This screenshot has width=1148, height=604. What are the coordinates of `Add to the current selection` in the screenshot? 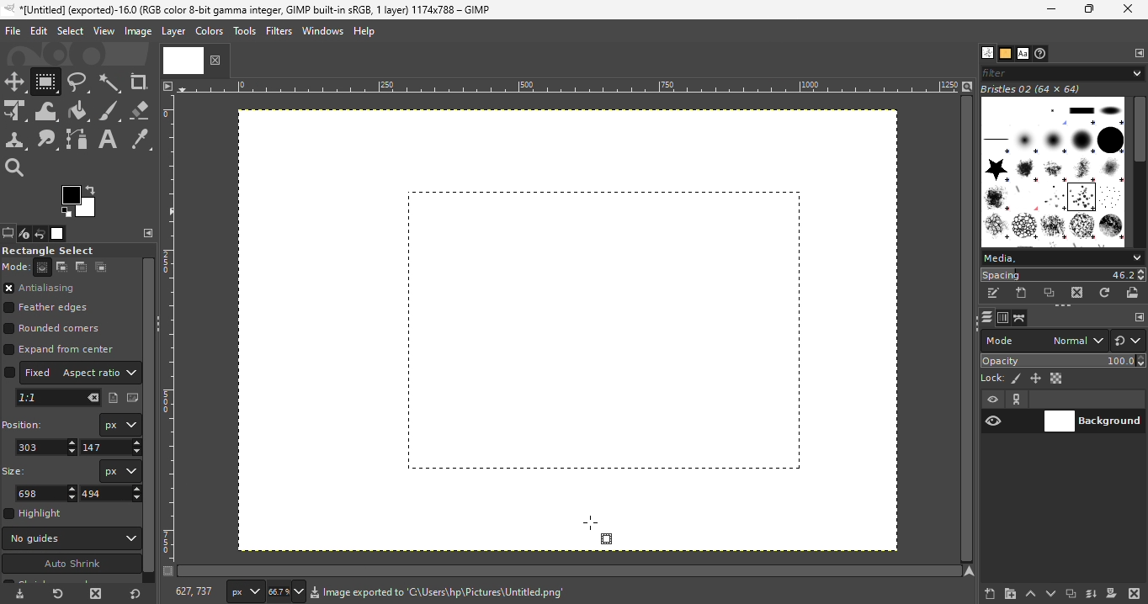 It's located at (63, 267).